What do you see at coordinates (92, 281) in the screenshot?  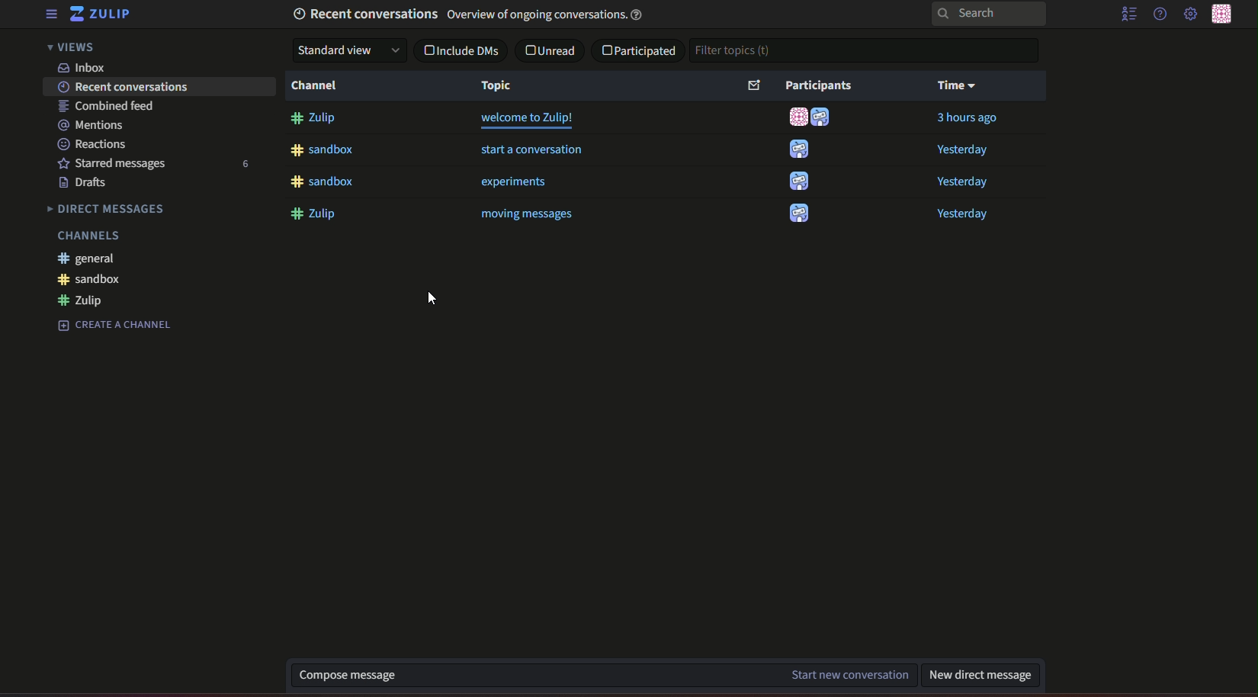 I see `sandbox` at bounding box center [92, 281].